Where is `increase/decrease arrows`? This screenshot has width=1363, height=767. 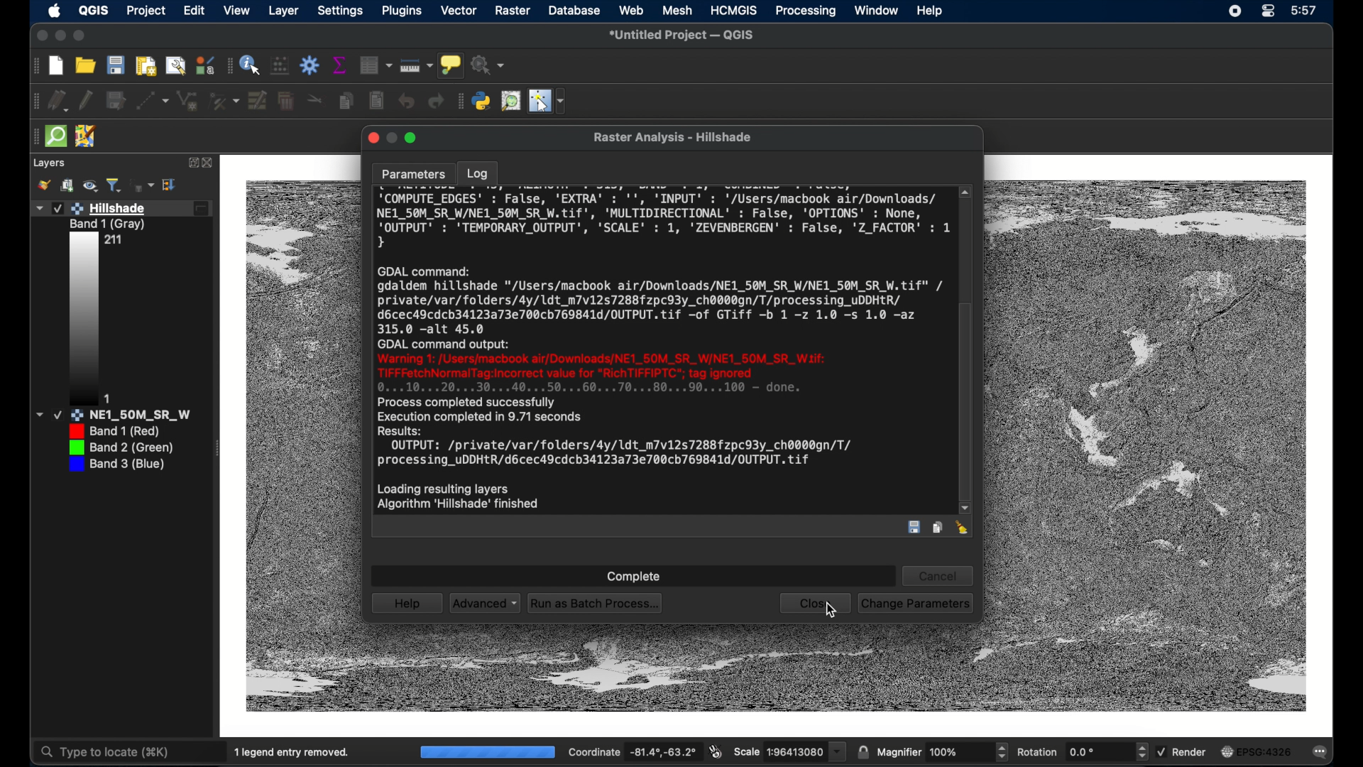
increase/decrease arrows is located at coordinates (1144, 753).